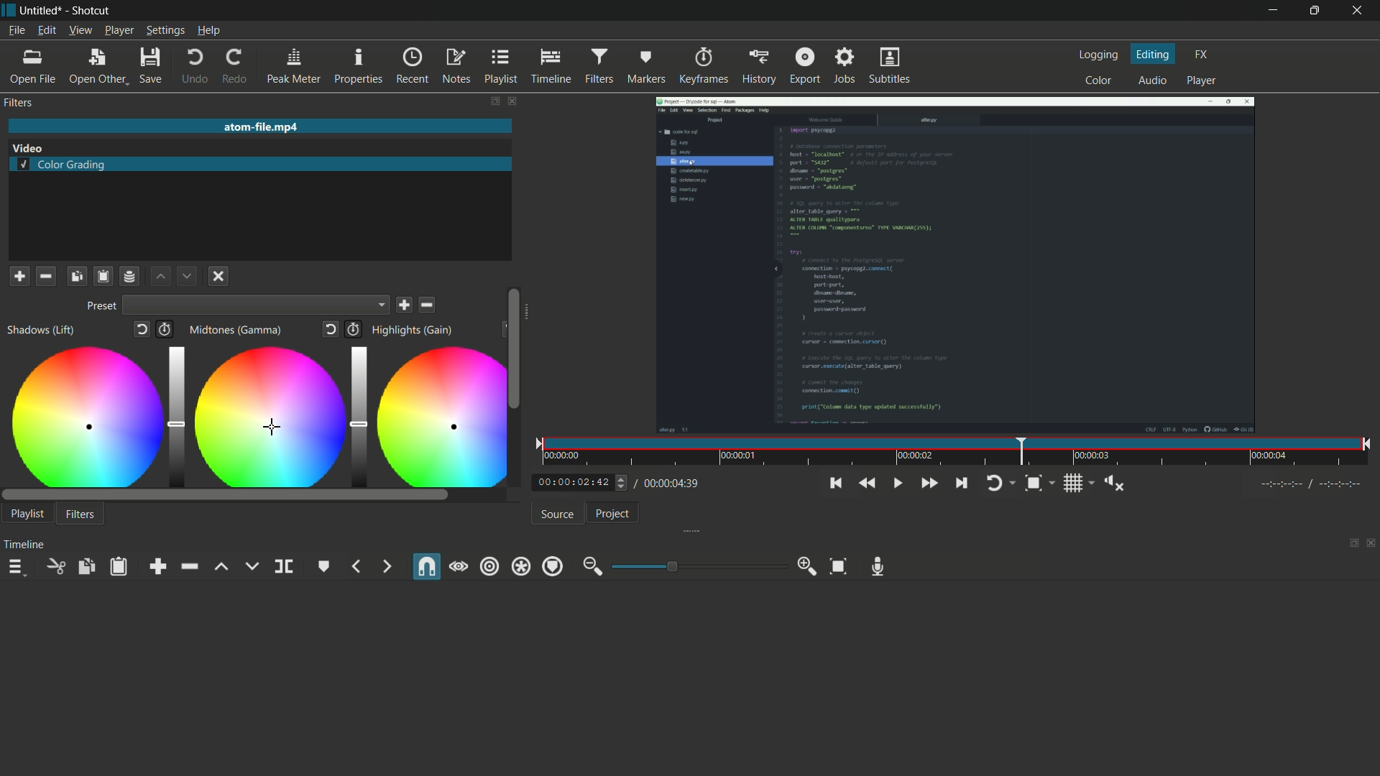  What do you see at coordinates (18, 103) in the screenshot?
I see `filters` at bounding box center [18, 103].